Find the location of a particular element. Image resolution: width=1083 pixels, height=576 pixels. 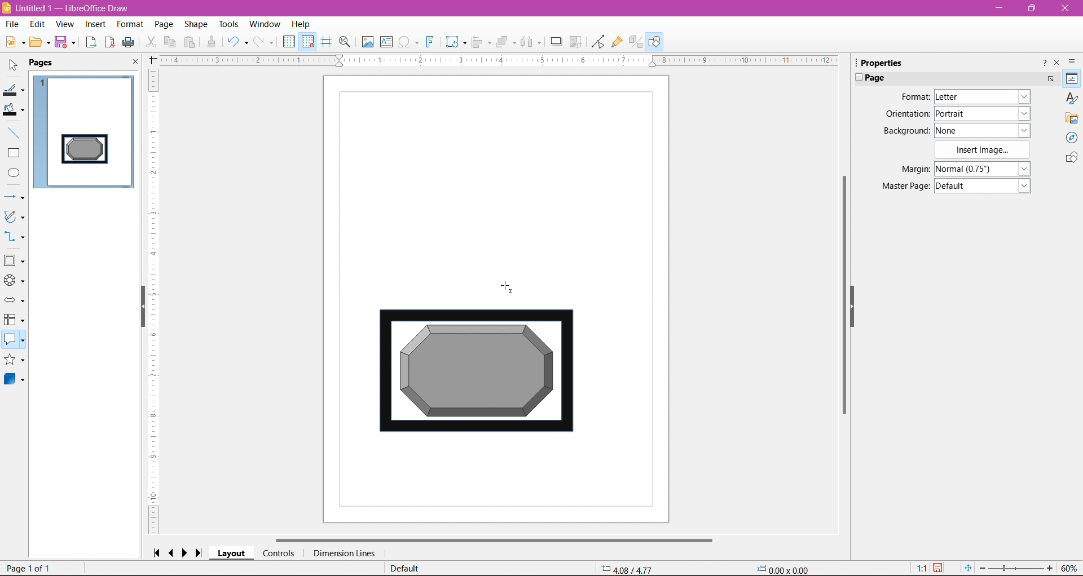

Elipse is located at coordinates (14, 173).